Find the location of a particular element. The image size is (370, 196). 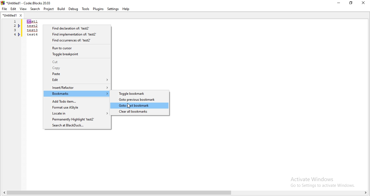

Permanently Highlight 'test2' is located at coordinates (76, 119).